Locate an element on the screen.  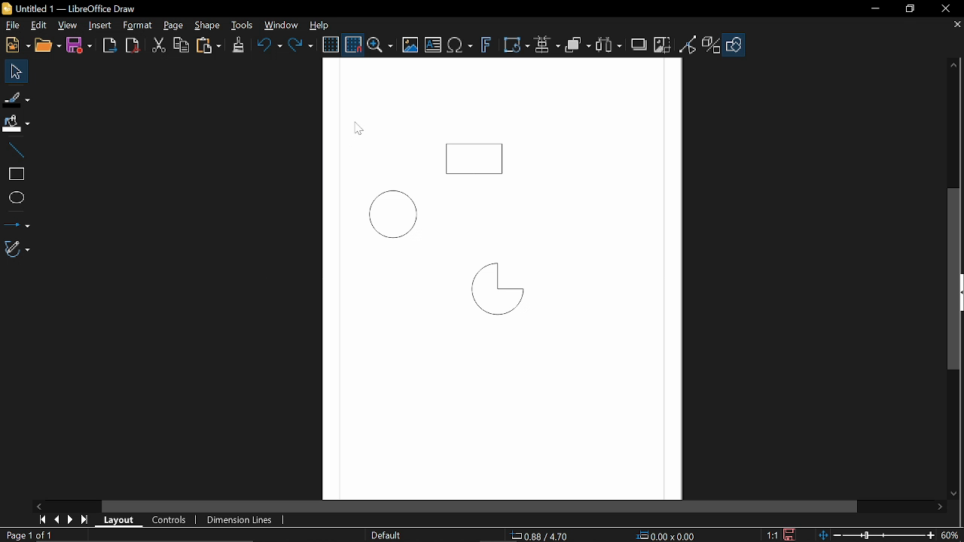
Restore down is located at coordinates (910, 10).